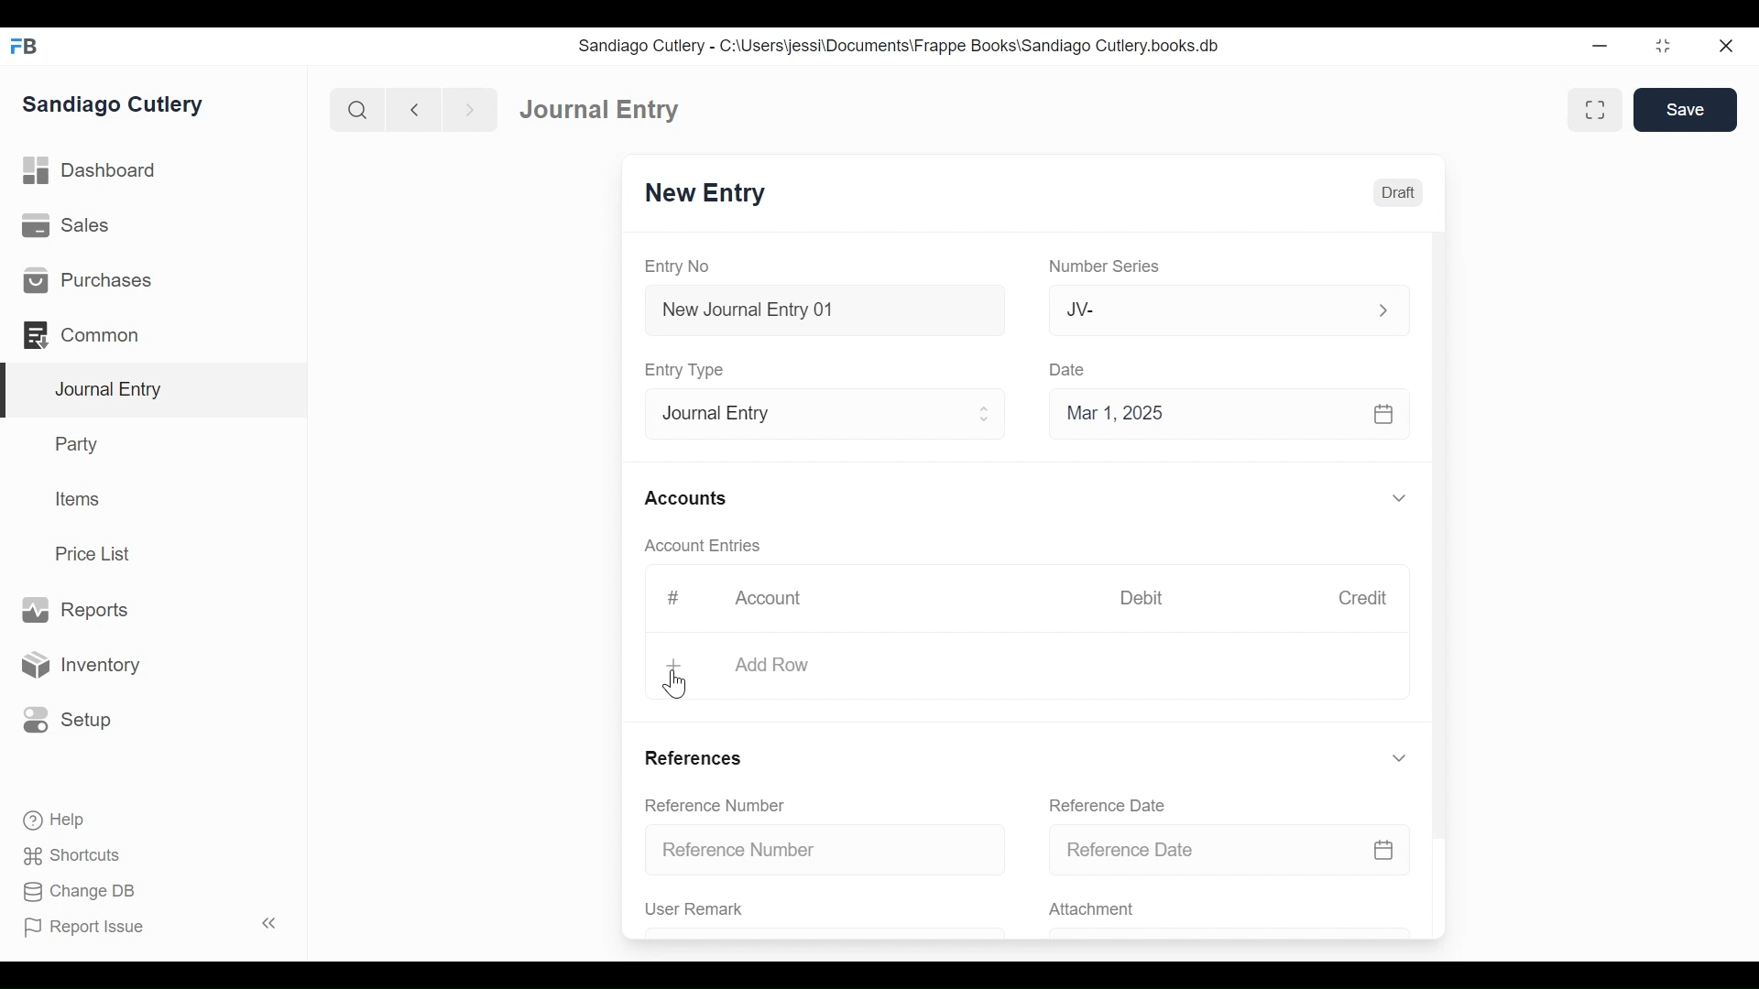 The image size is (1759, 989). What do you see at coordinates (1395, 192) in the screenshot?
I see `Draft` at bounding box center [1395, 192].